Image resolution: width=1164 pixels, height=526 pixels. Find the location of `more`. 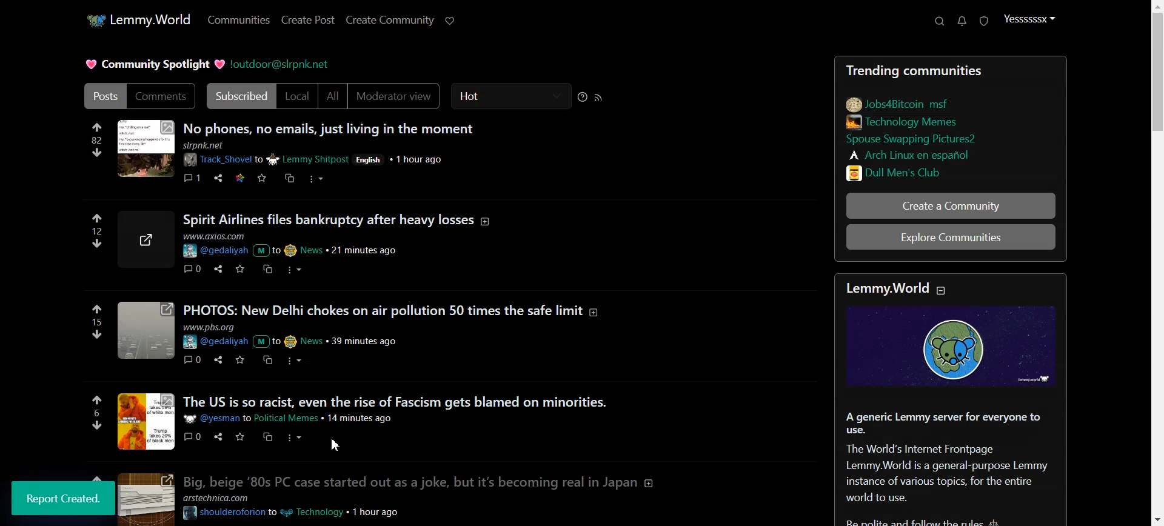

more is located at coordinates (318, 181).